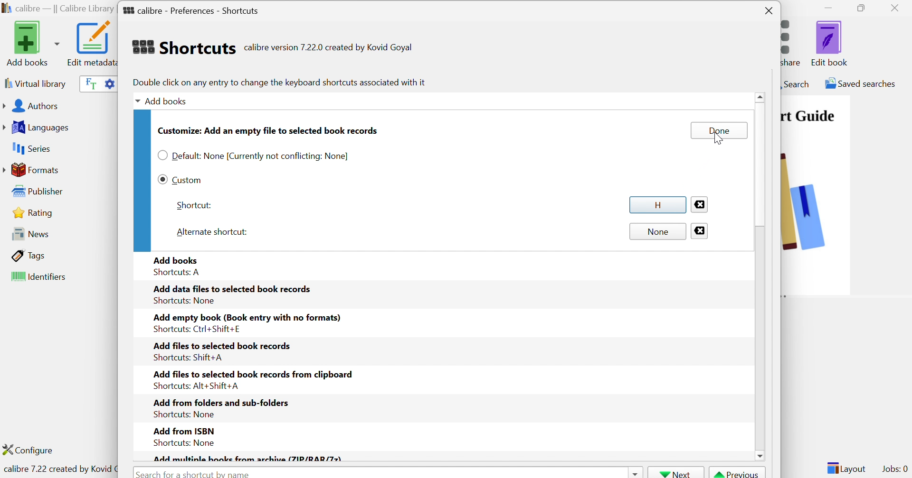  What do you see at coordinates (262, 156) in the screenshot?
I see `Default: None [Currently not conflicting: None]` at bounding box center [262, 156].